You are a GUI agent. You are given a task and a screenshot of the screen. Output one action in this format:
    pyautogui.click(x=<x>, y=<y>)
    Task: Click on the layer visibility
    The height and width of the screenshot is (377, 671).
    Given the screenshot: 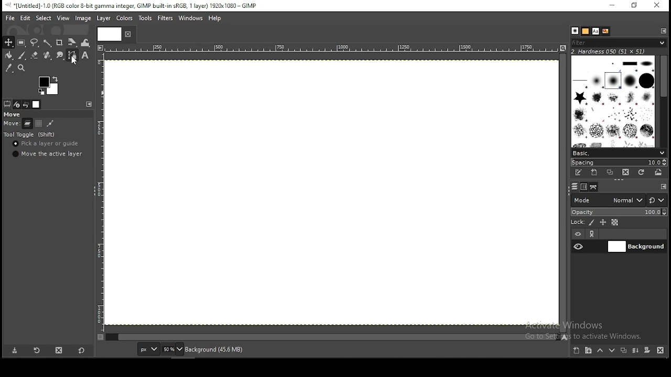 What is the action you would take?
    pyautogui.click(x=578, y=234)
    